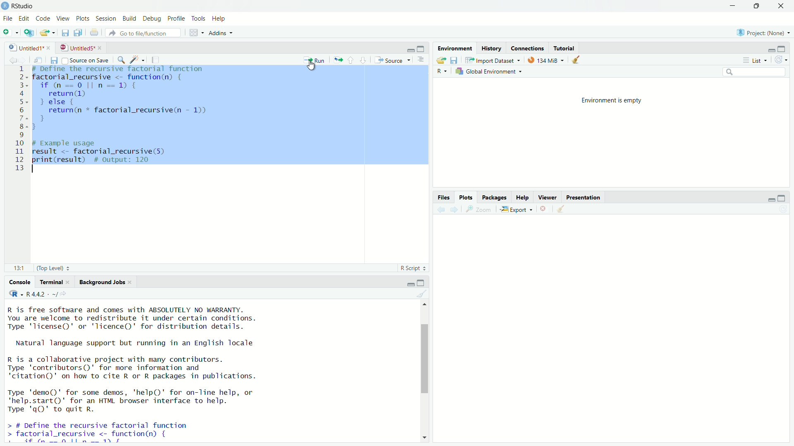 This screenshot has height=446, width=794. I want to click on Code, so click(43, 18).